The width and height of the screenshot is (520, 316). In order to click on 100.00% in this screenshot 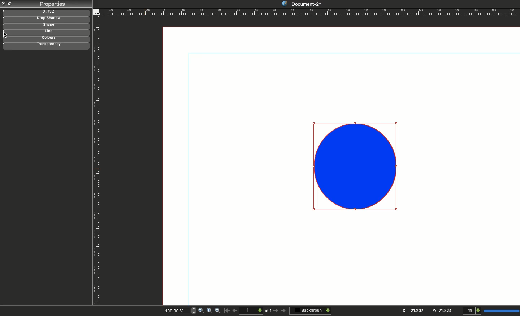, I will do `click(174, 312)`.